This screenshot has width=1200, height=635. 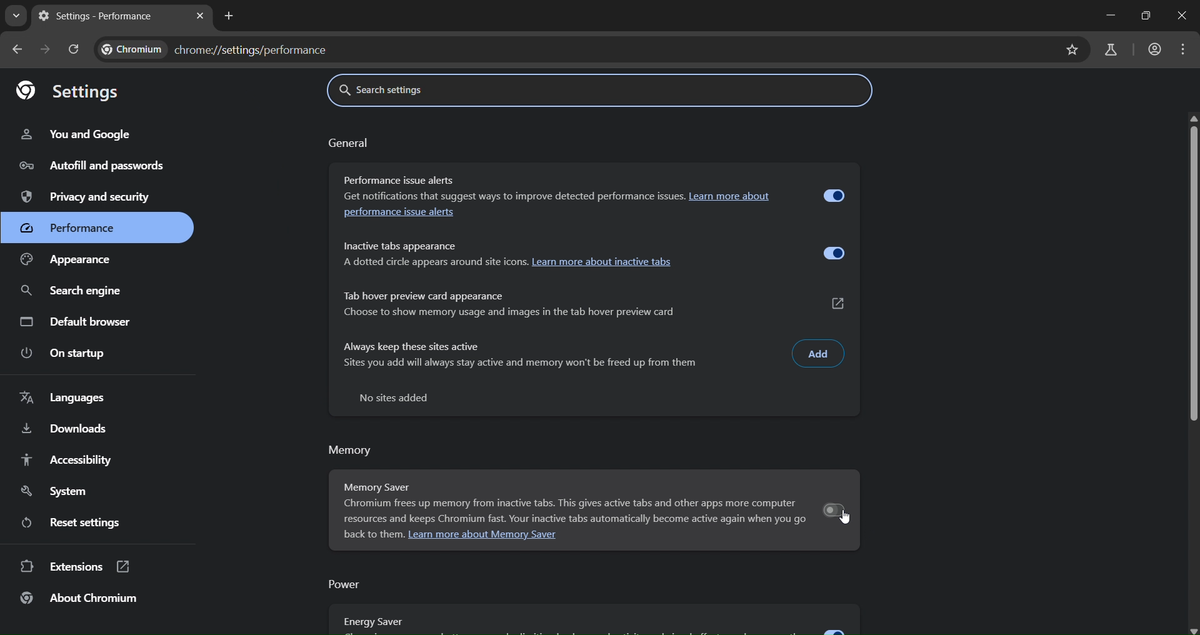 What do you see at coordinates (836, 509) in the screenshot?
I see `enable/disable` at bounding box center [836, 509].